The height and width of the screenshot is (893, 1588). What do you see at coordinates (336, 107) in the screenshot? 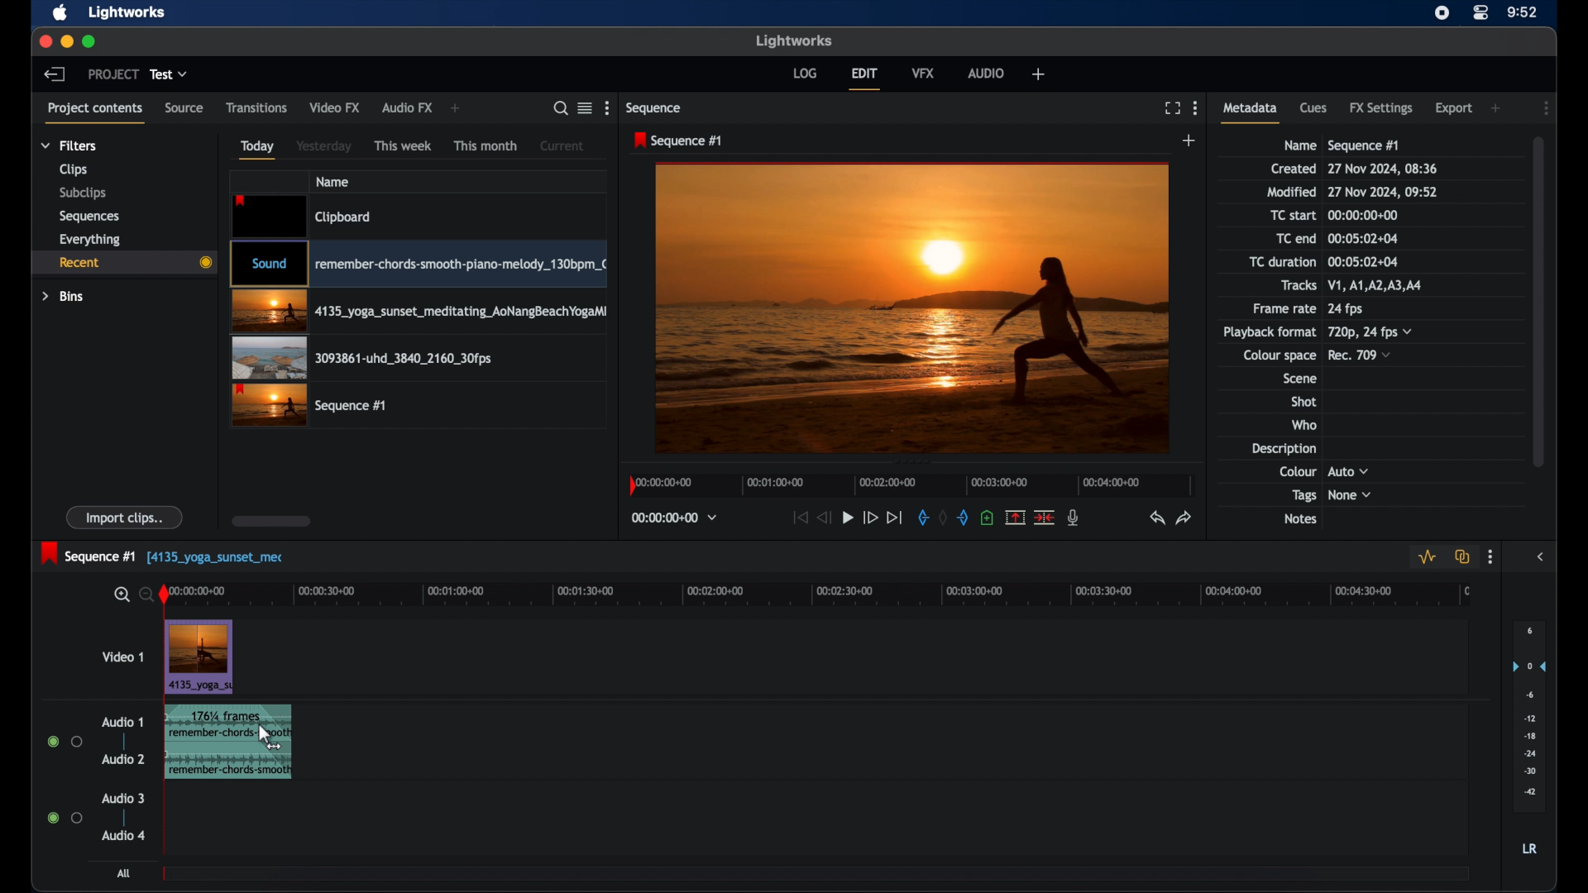
I see `video fx` at bounding box center [336, 107].